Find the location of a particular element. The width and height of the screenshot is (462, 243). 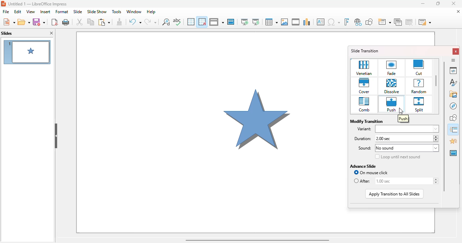

snap to grid is located at coordinates (202, 22).